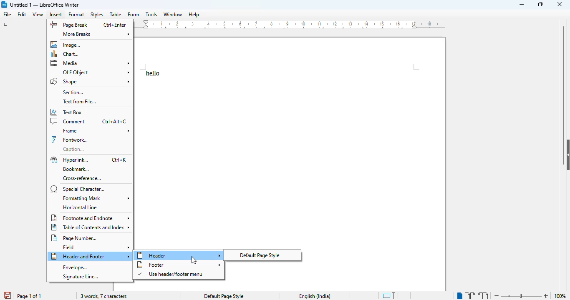  What do you see at coordinates (38, 15) in the screenshot?
I see `view` at bounding box center [38, 15].